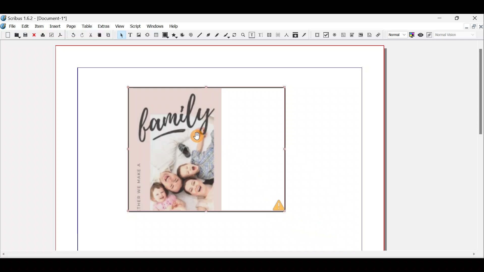  I want to click on Calligraphic line, so click(226, 35).